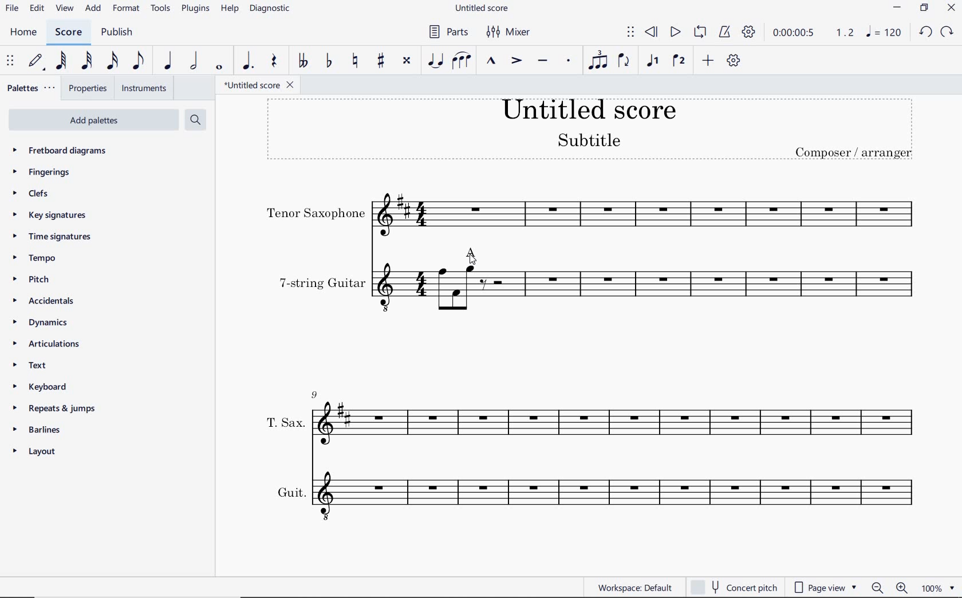 The width and height of the screenshot is (962, 598). Describe the element at coordinates (41, 428) in the screenshot. I see `BARLINES` at that location.